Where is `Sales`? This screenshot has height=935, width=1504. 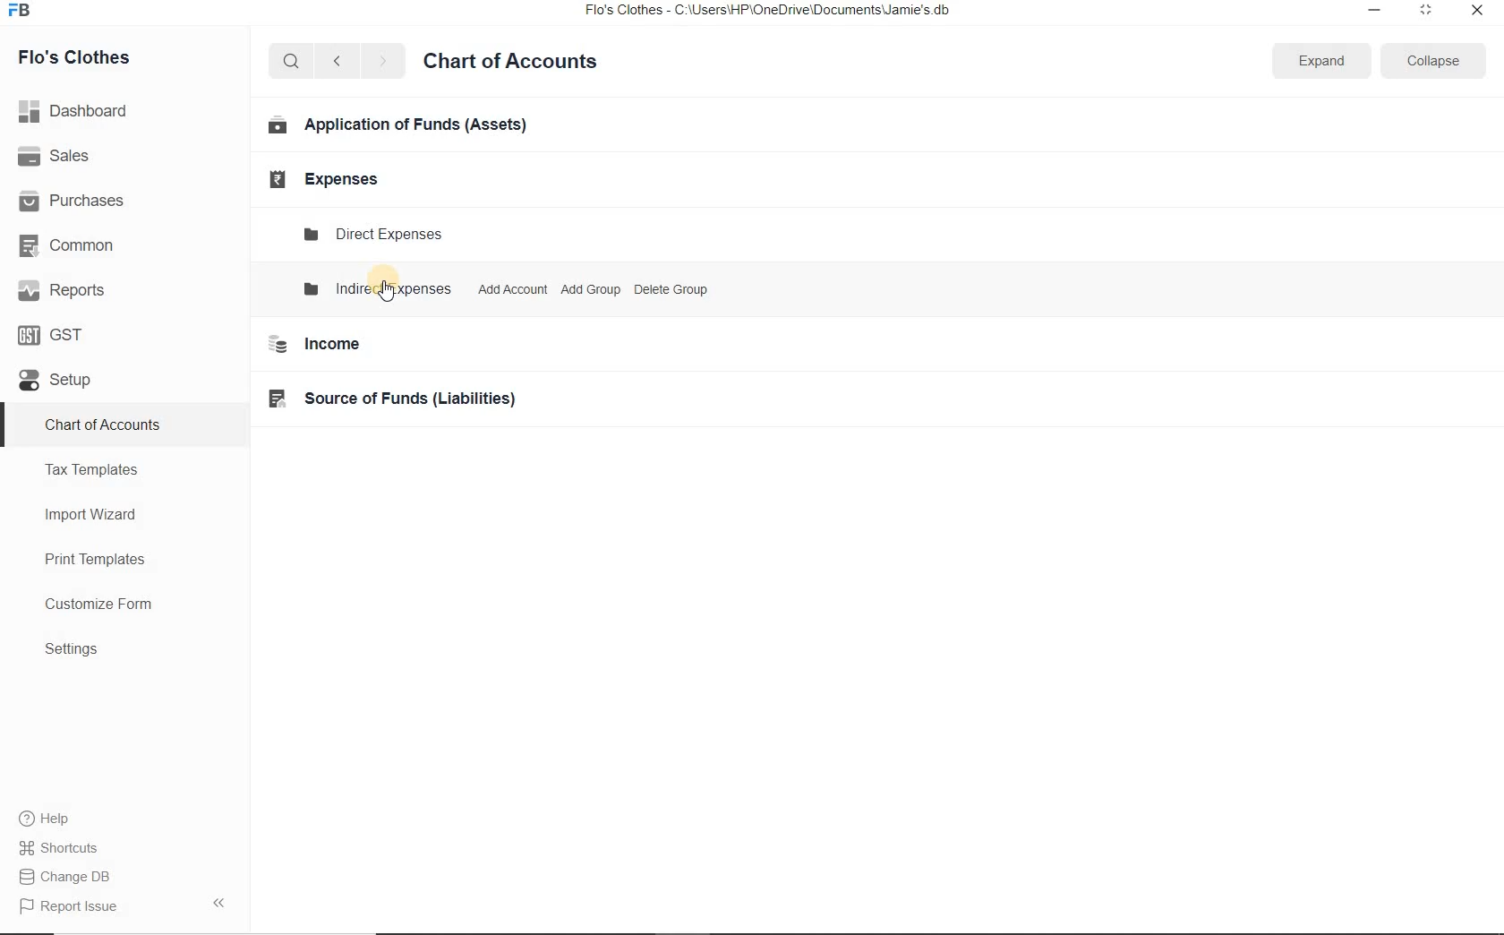 Sales is located at coordinates (57, 156).